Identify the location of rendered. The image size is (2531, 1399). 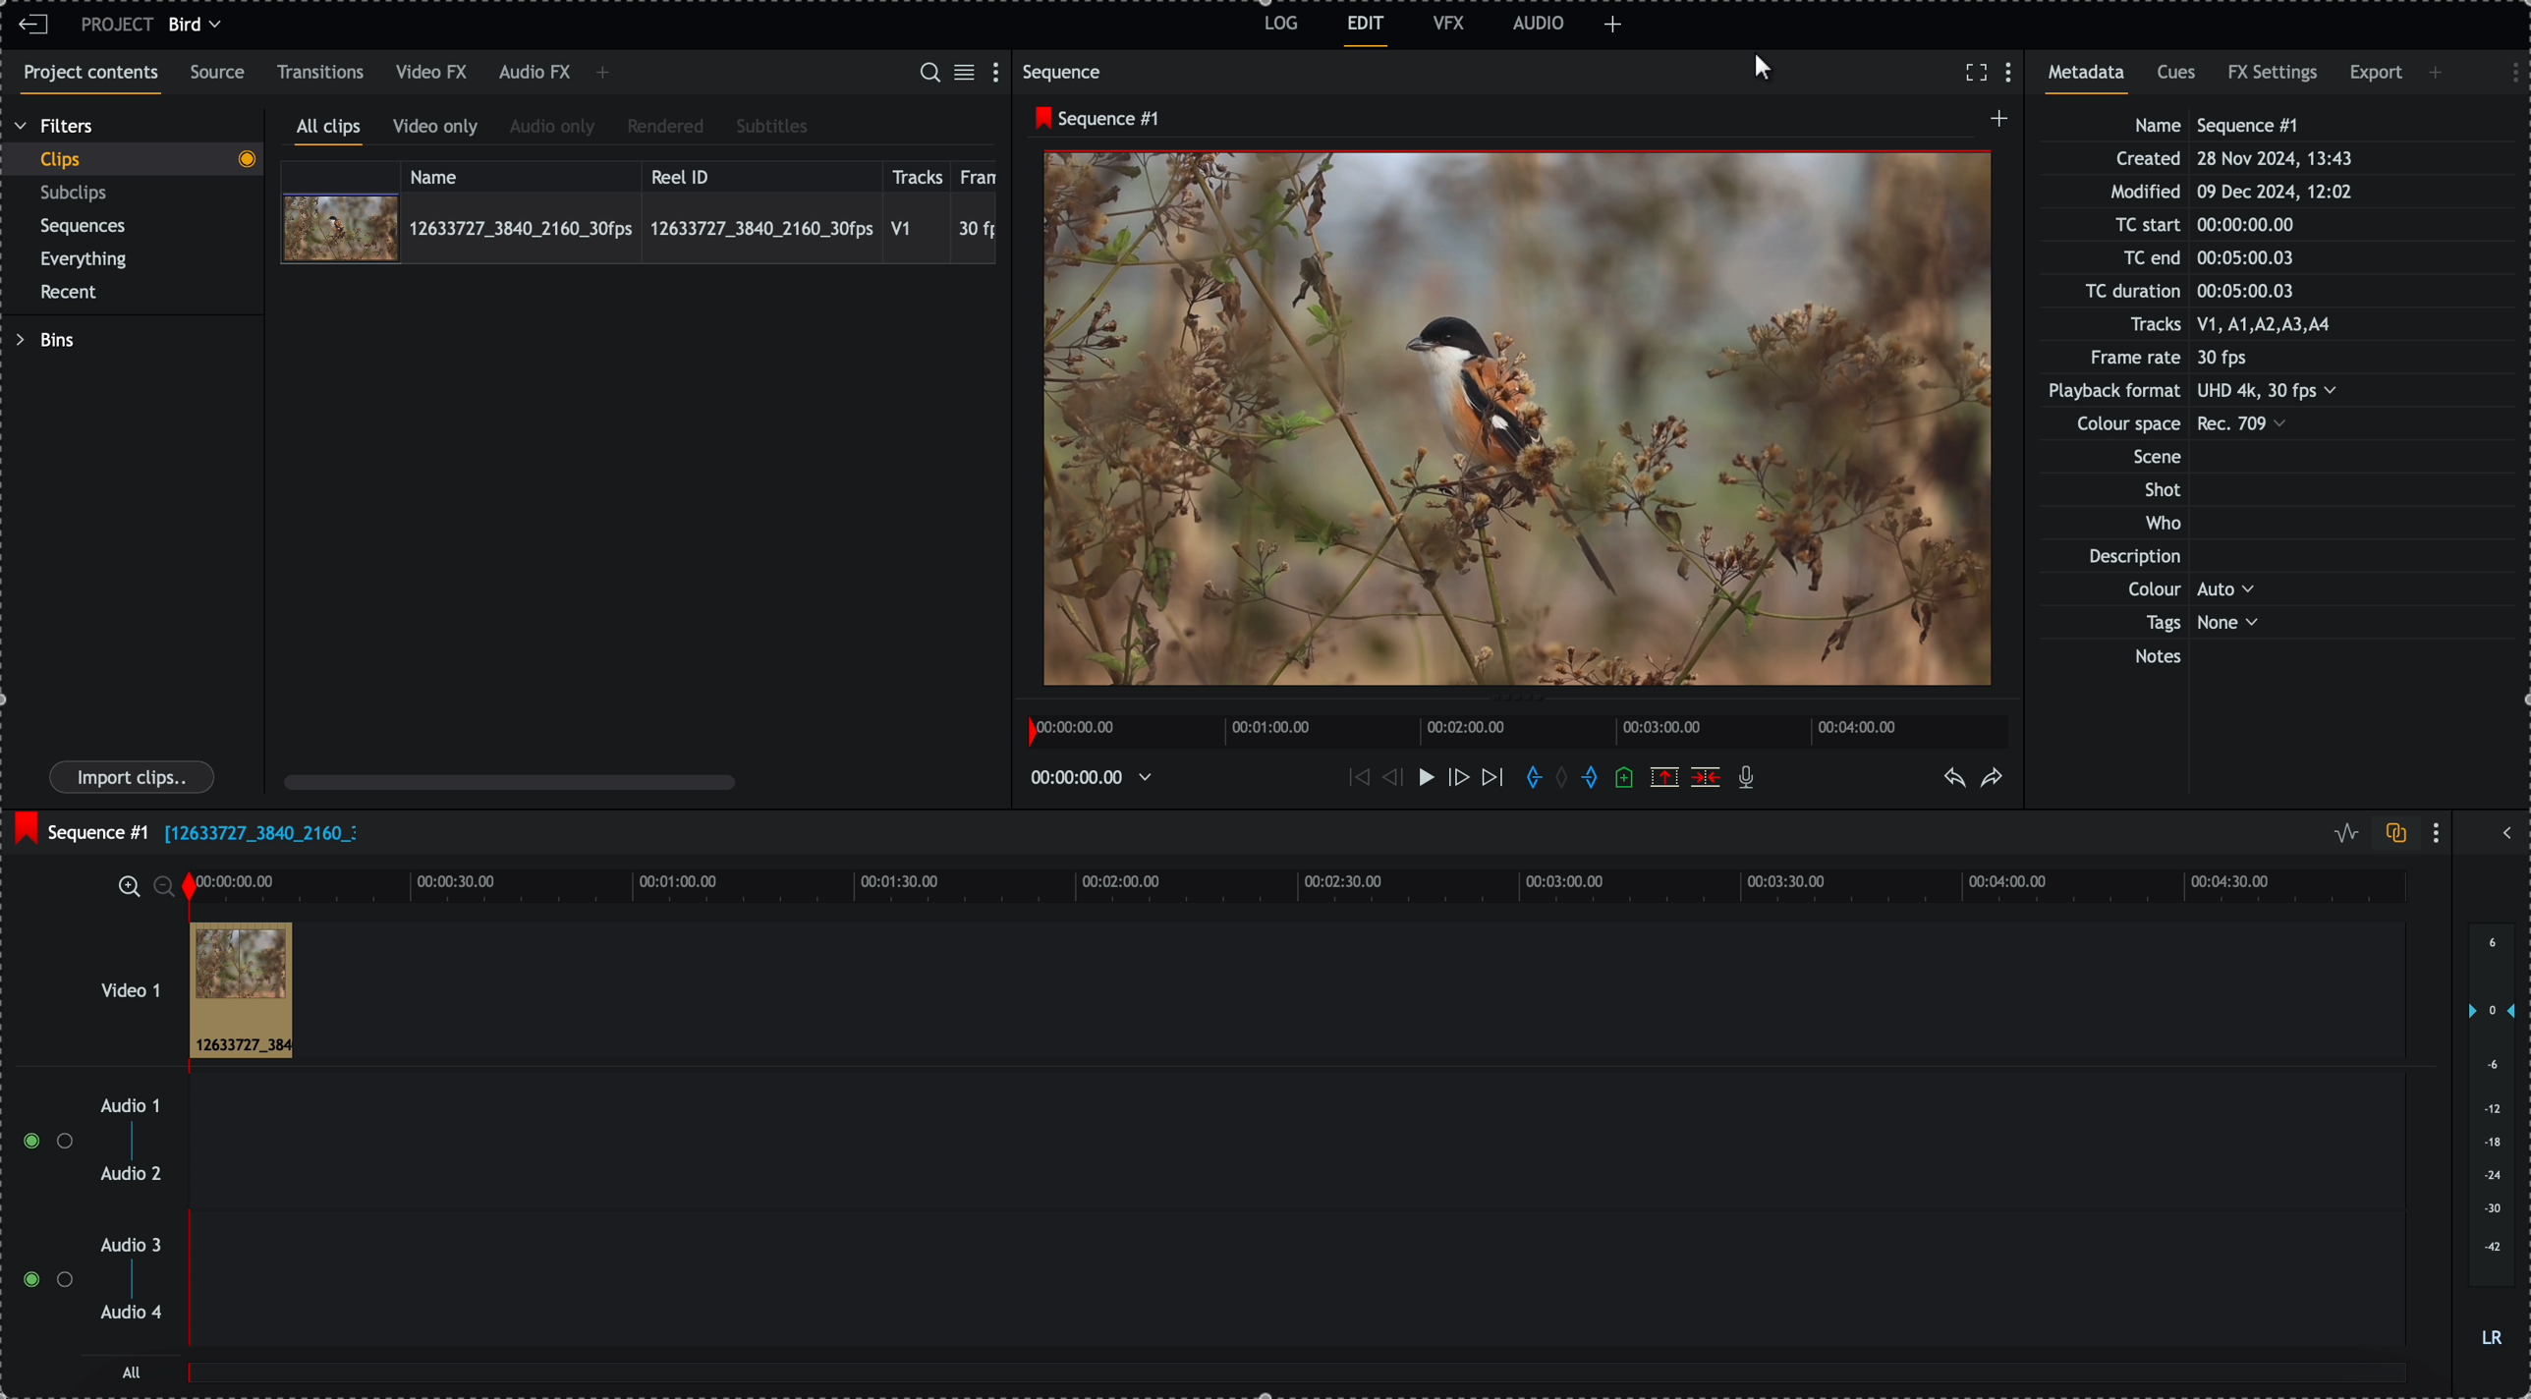
(665, 128).